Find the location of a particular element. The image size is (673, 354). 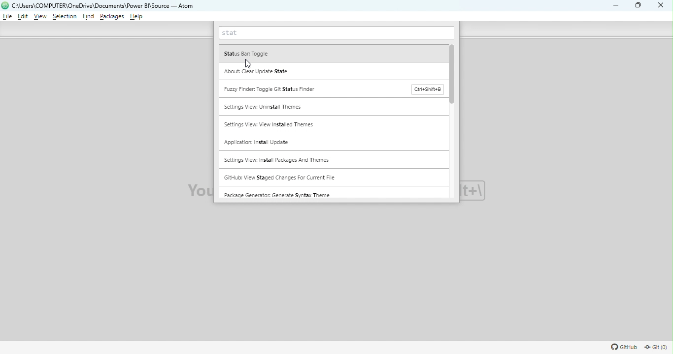

Search bar is located at coordinates (336, 33).